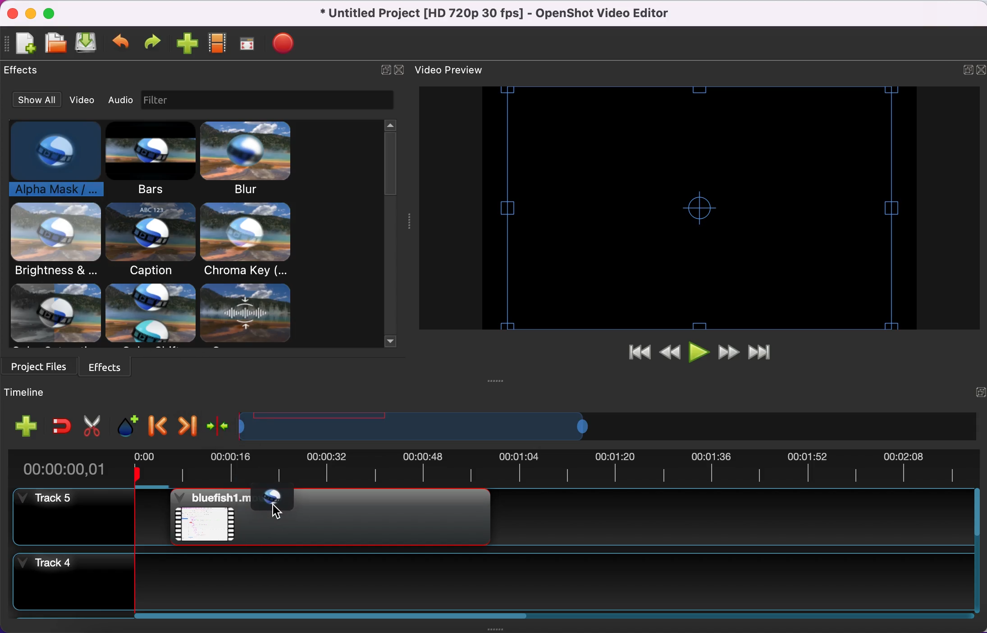 The width and height of the screenshot is (987, 633). I want to click on expand/hide, so click(967, 72).